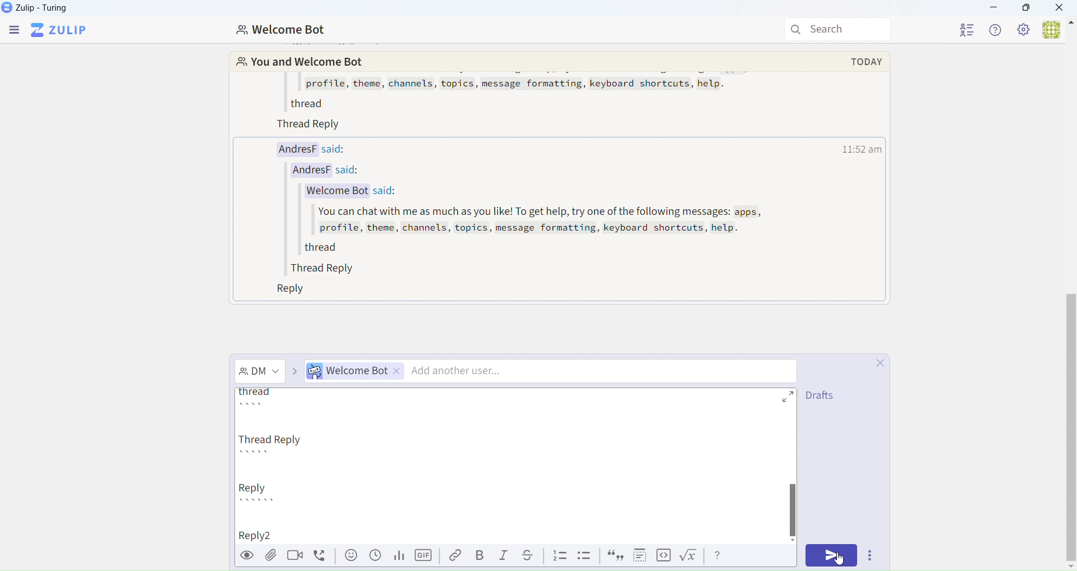 This screenshot has width=1077, height=571. What do you see at coordinates (863, 148) in the screenshot?
I see `time` at bounding box center [863, 148].